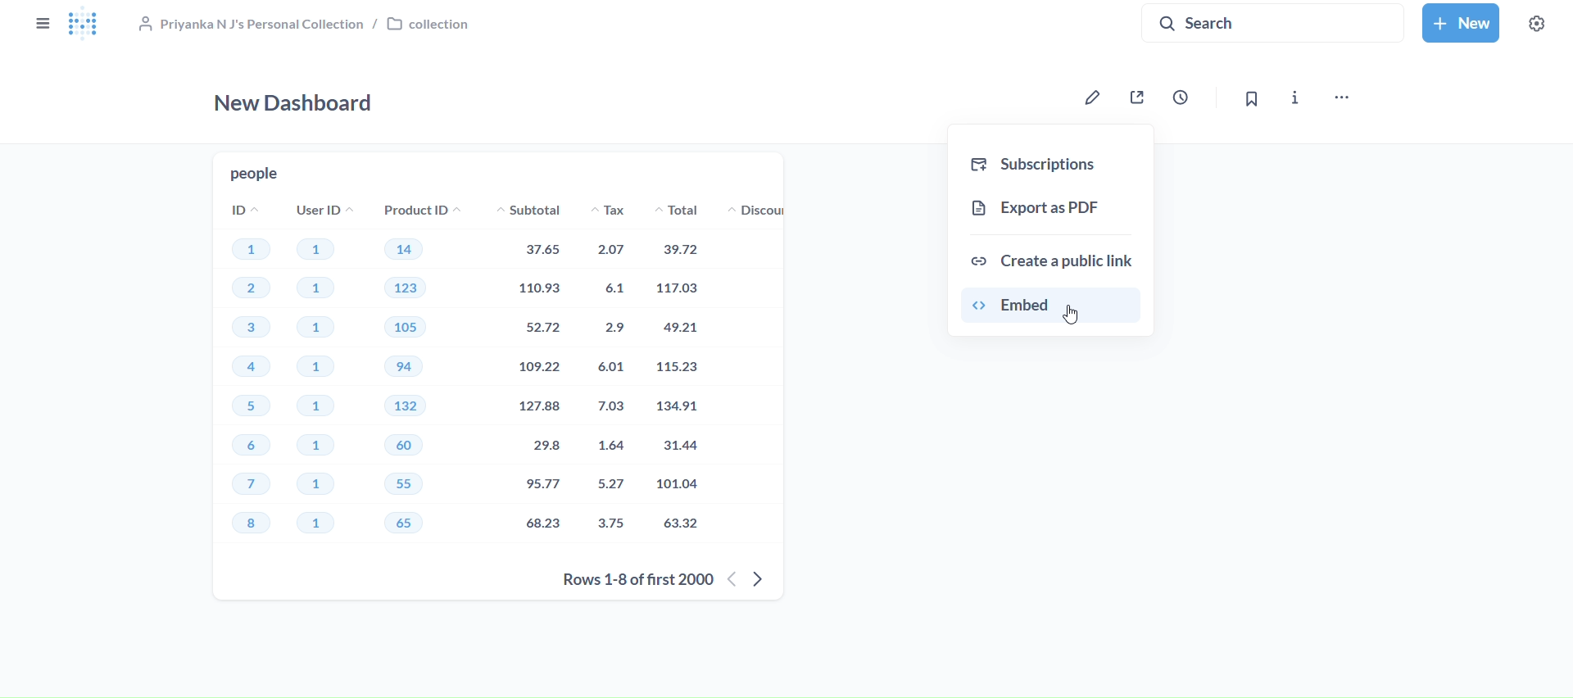  What do you see at coordinates (524, 372) in the screenshot?
I see `Subtotal` at bounding box center [524, 372].